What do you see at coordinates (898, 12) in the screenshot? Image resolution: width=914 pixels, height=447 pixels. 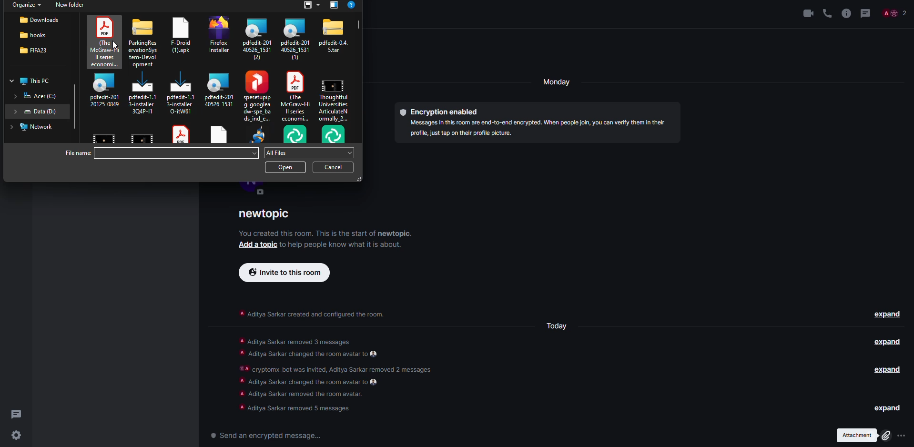 I see `` at bounding box center [898, 12].